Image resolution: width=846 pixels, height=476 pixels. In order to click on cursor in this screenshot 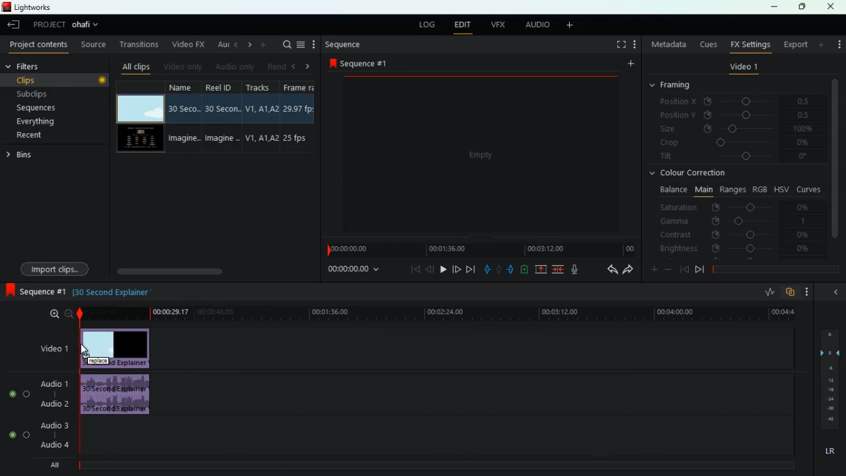, I will do `click(85, 350)`.